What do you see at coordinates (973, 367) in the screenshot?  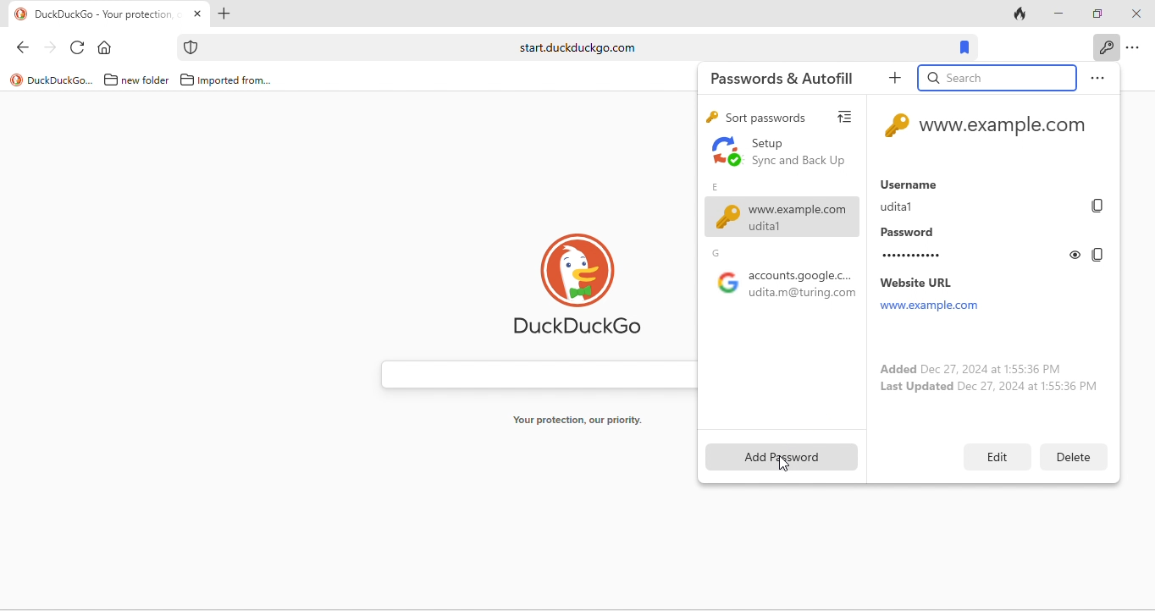 I see `added dec 27, 2024 at 1:55:36 pm` at bounding box center [973, 367].